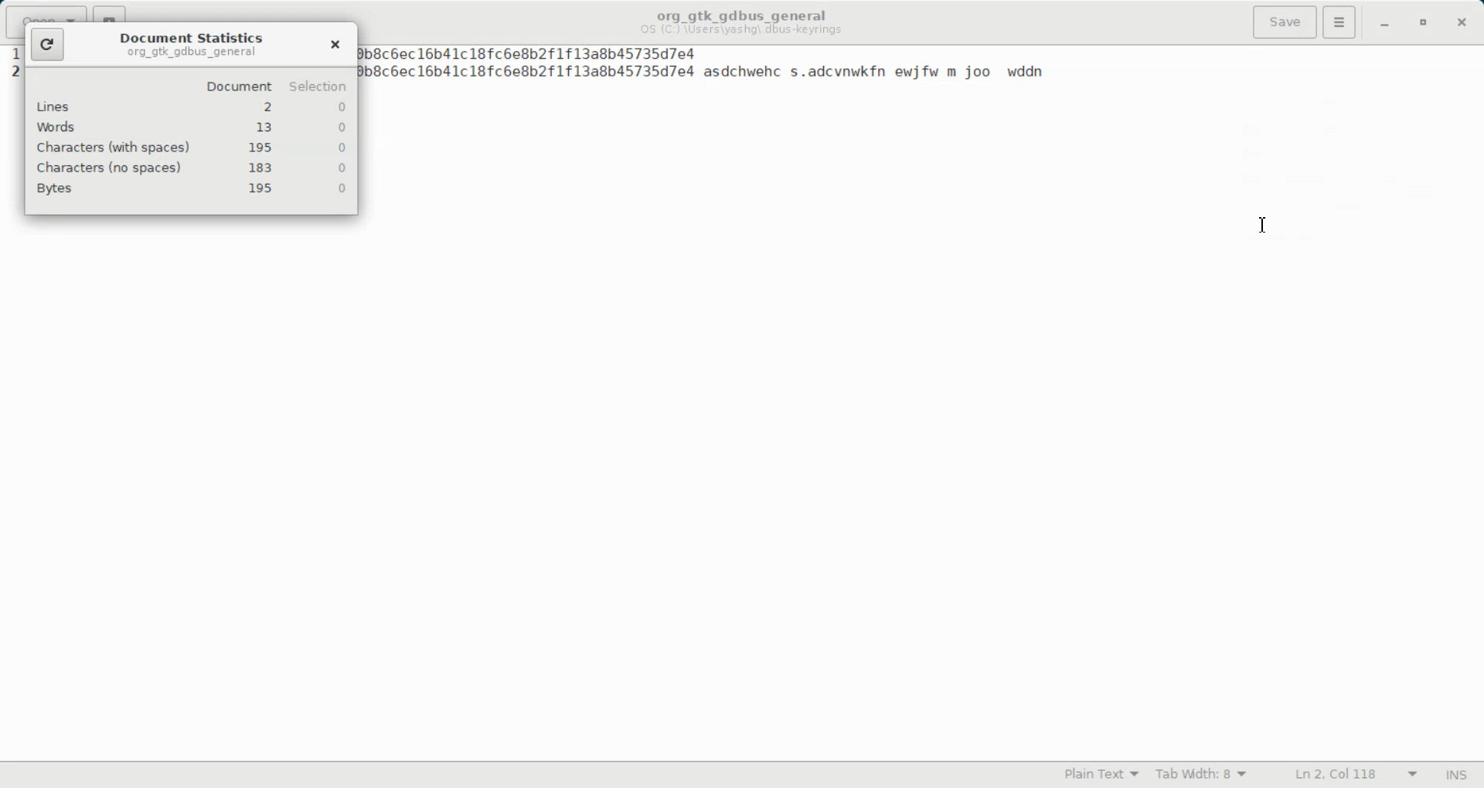  What do you see at coordinates (1385, 24) in the screenshot?
I see `Minimize` at bounding box center [1385, 24].